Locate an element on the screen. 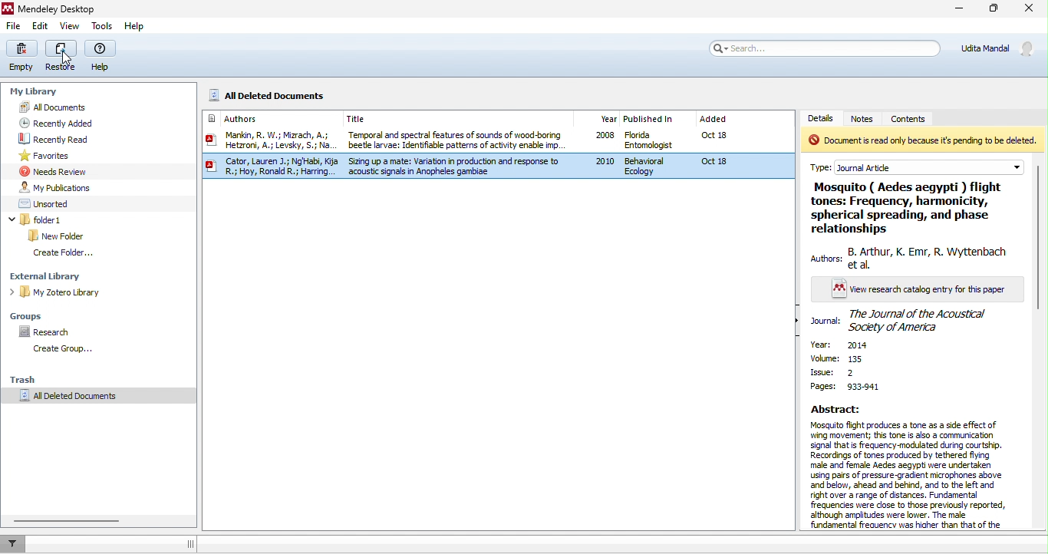  empty is located at coordinates (24, 56).